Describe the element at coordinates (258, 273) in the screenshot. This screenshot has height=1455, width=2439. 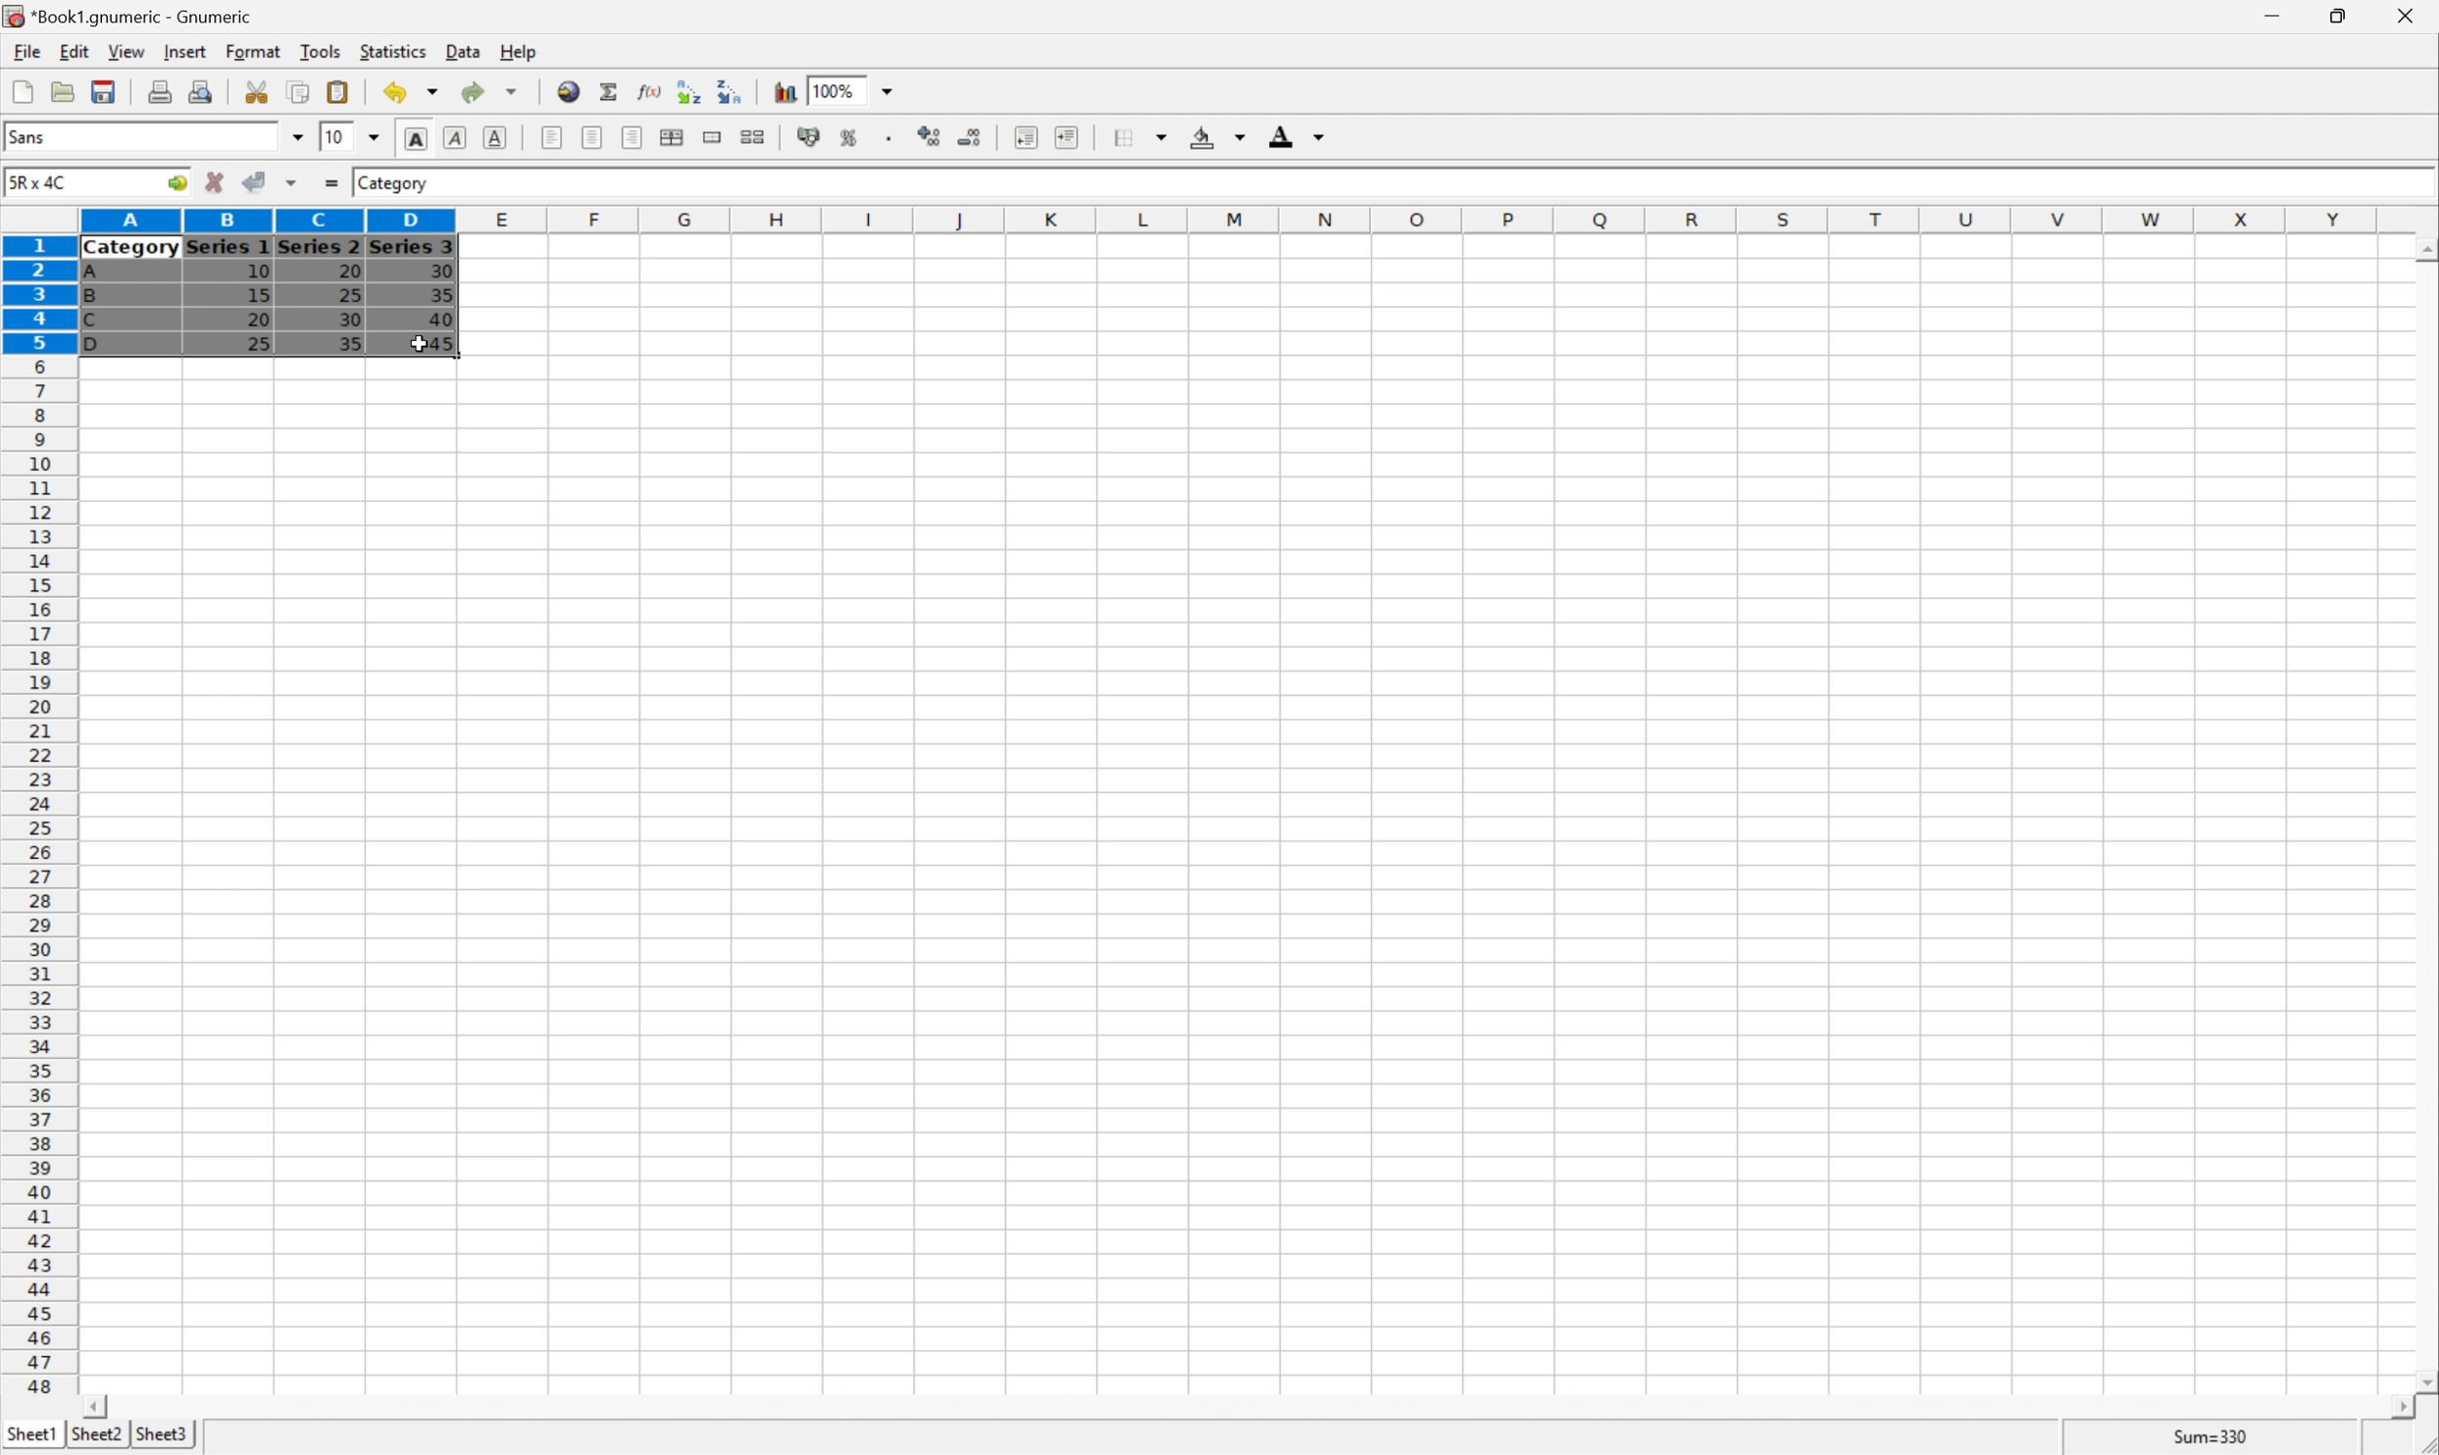
I see `10` at that location.